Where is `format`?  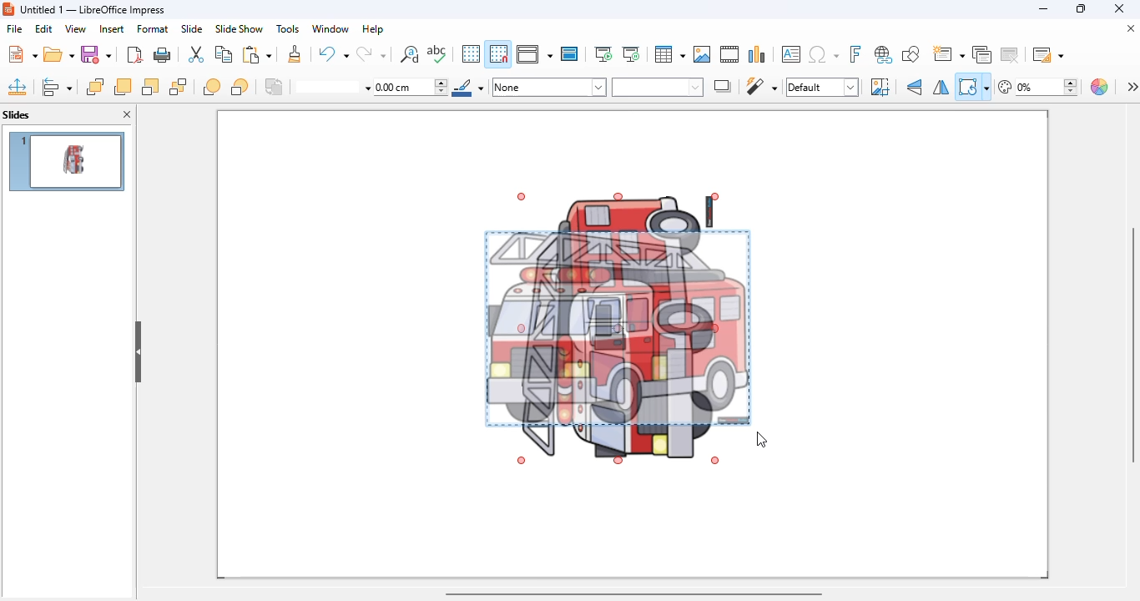
format is located at coordinates (153, 28).